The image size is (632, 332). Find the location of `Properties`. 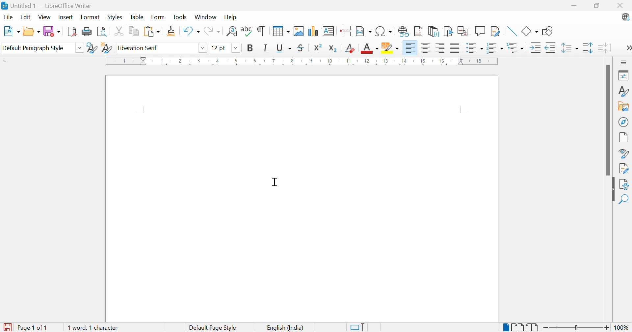

Properties is located at coordinates (624, 75).